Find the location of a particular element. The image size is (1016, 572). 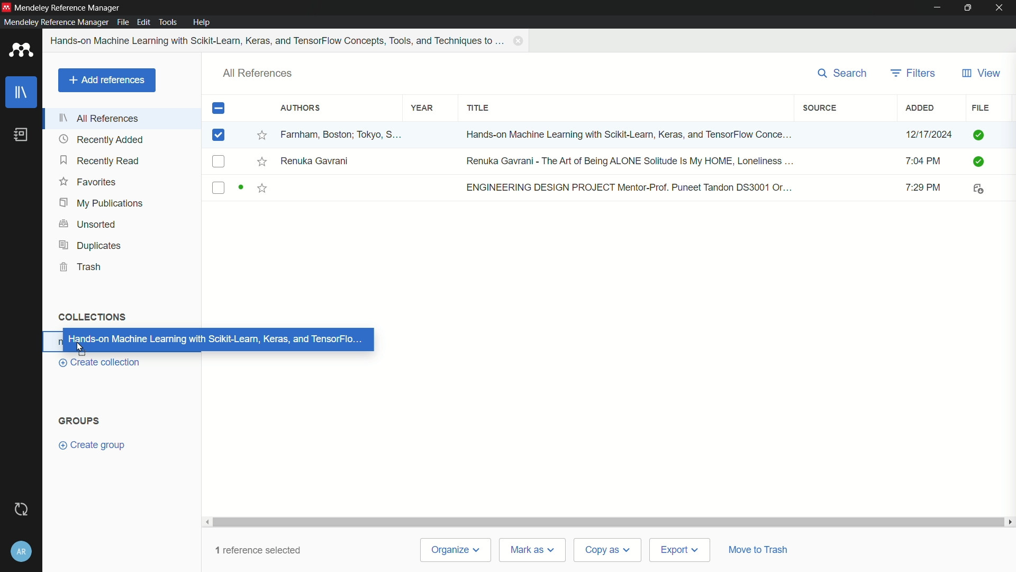

trash is located at coordinates (81, 267).